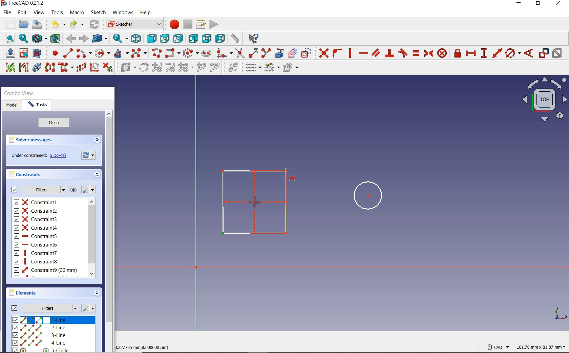 This screenshot has width=569, height=353. Describe the element at coordinates (37, 68) in the screenshot. I see `show/hide internal geometry` at that location.